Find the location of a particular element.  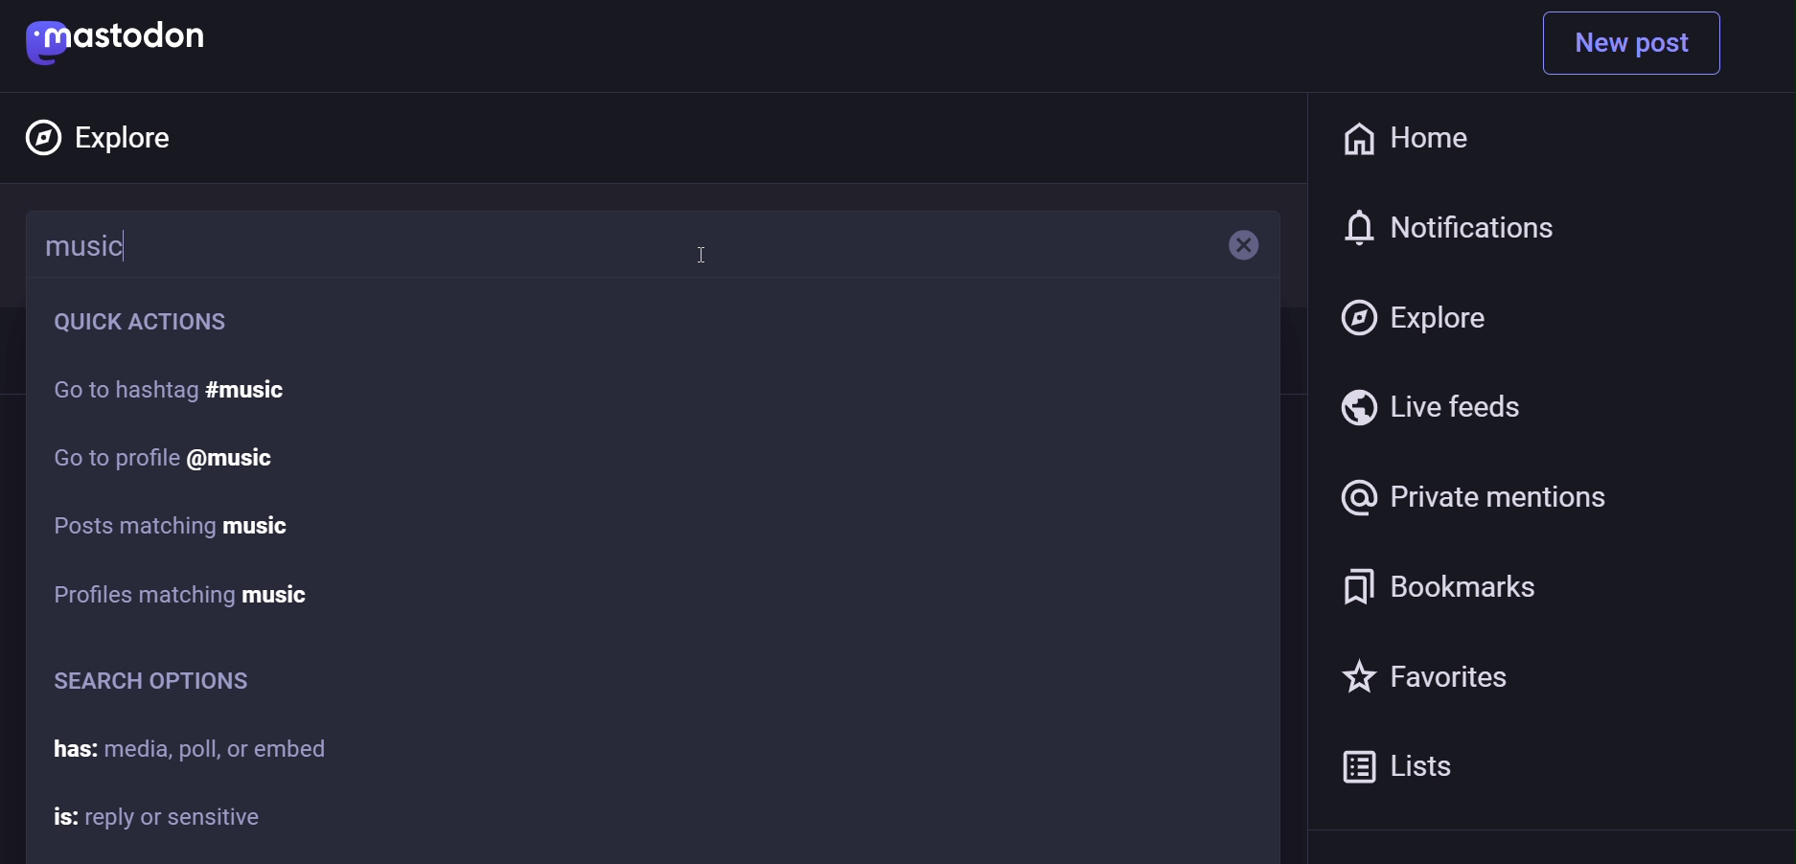

is is located at coordinates (171, 816).